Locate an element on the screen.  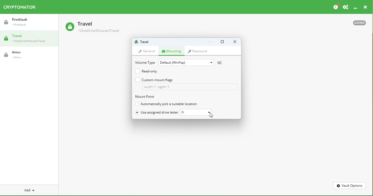
Default(WinFsp) is located at coordinates (187, 62).